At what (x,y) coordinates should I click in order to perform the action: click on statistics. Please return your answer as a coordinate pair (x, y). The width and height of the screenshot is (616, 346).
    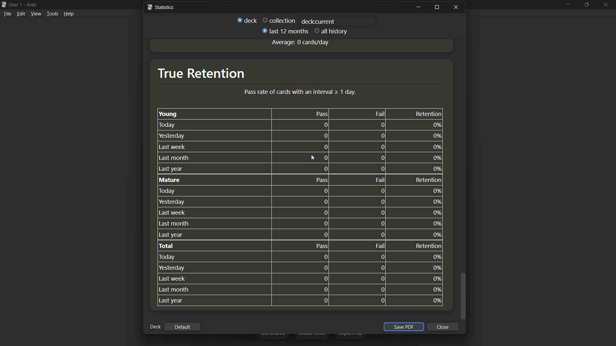
    Looking at the image, I should click on (162, 7).